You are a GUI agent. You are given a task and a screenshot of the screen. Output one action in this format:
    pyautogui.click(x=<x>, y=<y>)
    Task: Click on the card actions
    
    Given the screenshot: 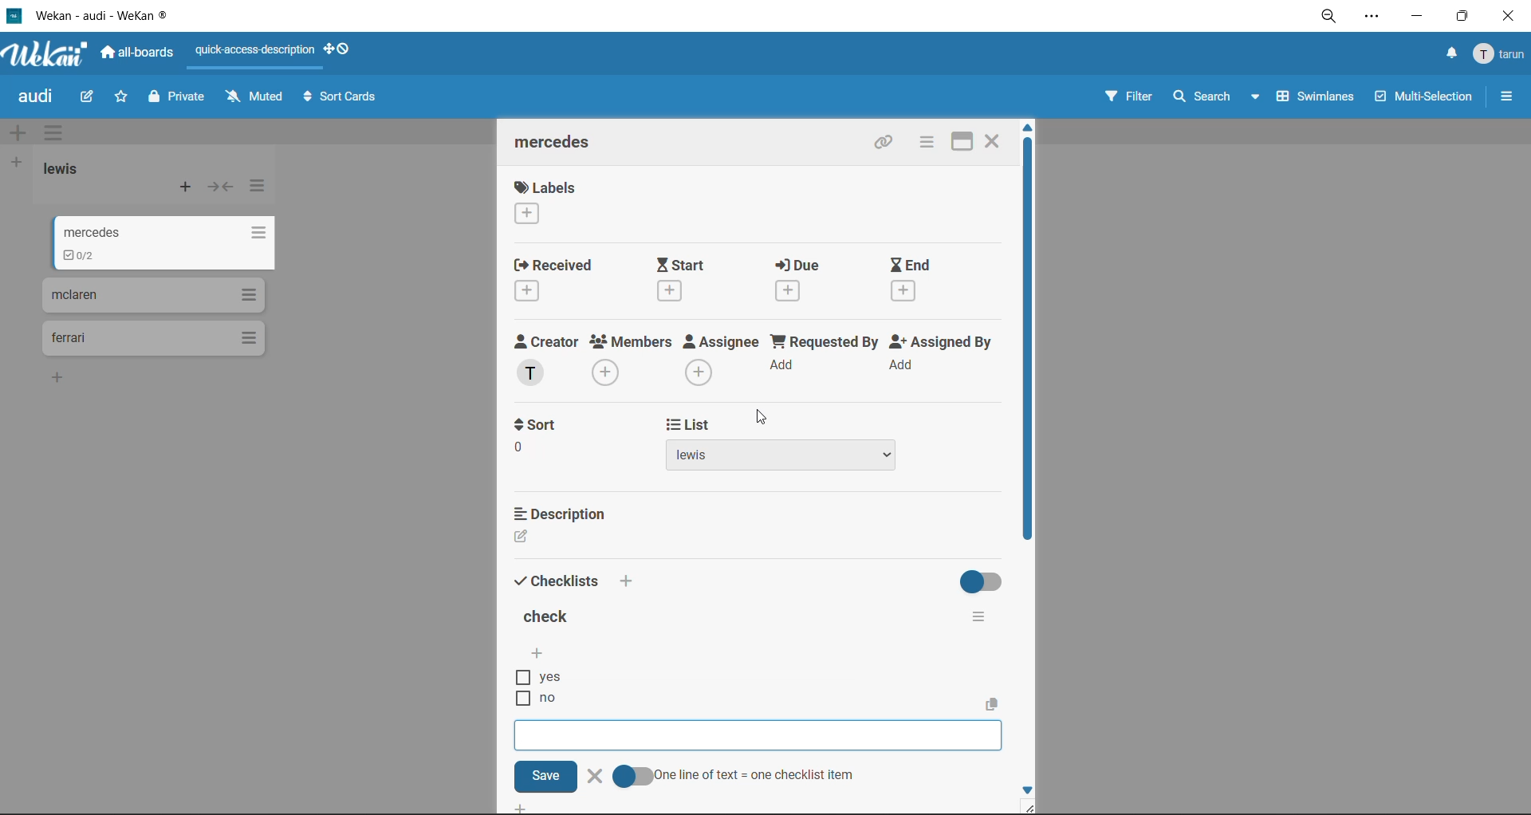 What is the action you would take?
    pyautogui.click(x=923, y=144)
    